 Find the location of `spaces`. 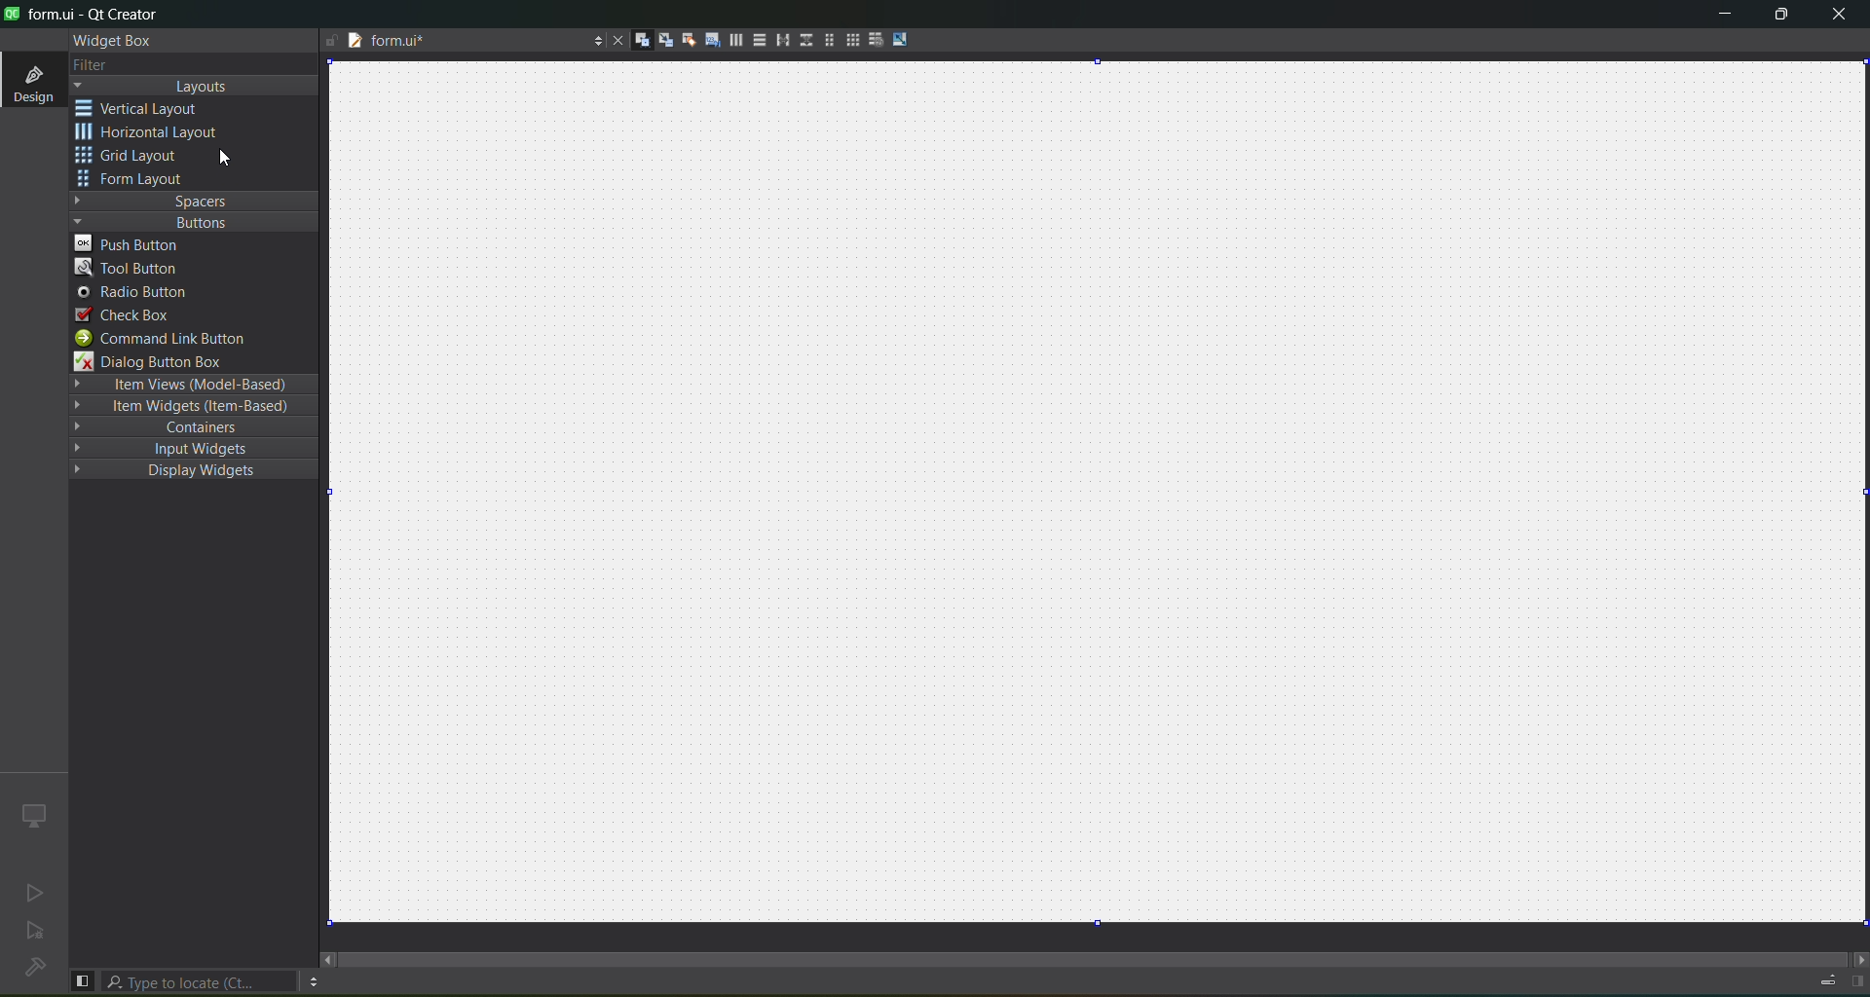

spaces is located at coordinates (195, 200).